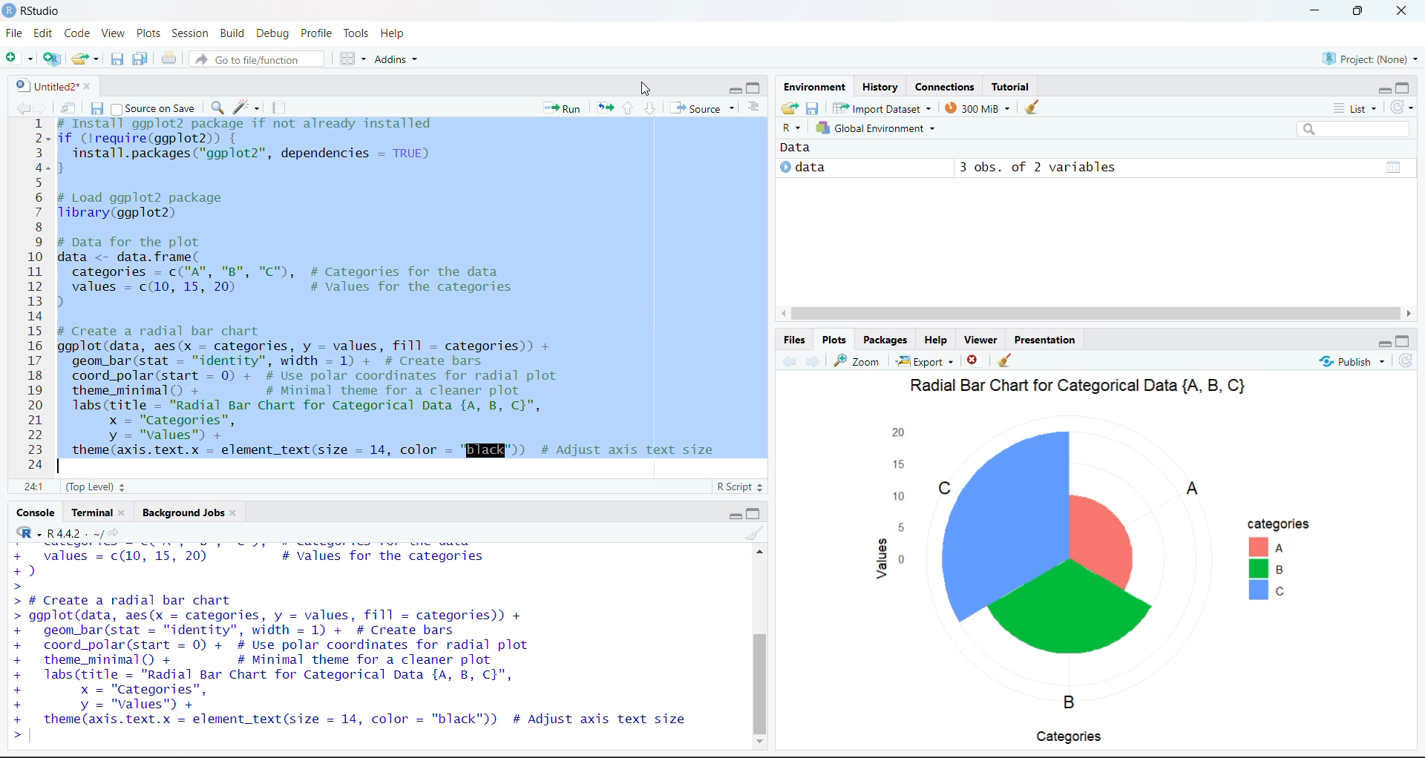  Describe the element at coordinates (805, 149) in the screenshot. I see `data` at that location.